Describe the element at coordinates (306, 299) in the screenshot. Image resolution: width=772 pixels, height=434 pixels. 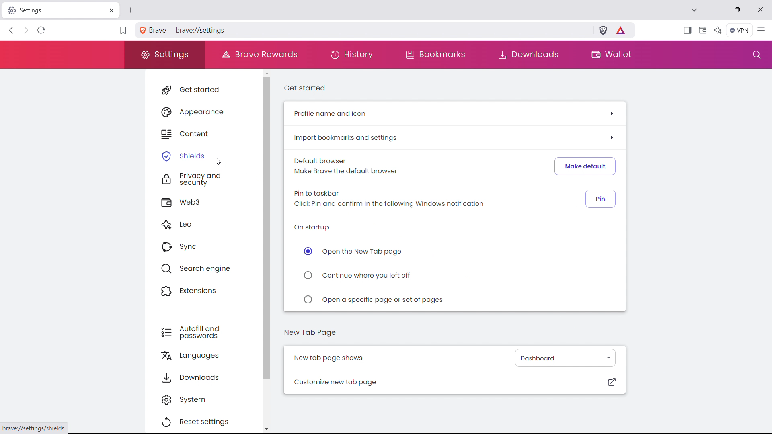
I see `Radio Button` at that location.